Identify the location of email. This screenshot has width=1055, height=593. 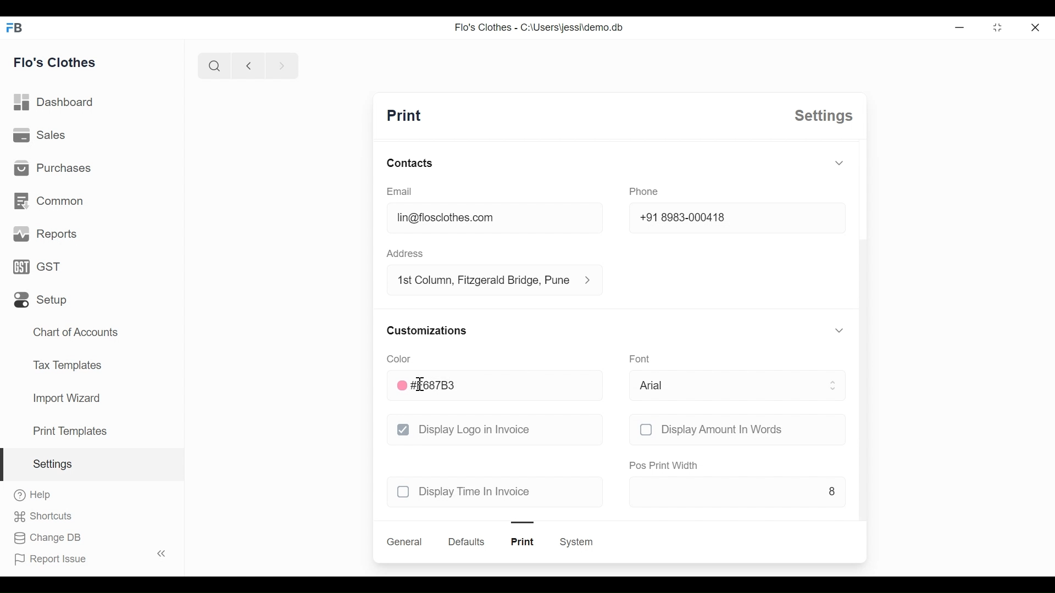
(401, 191).